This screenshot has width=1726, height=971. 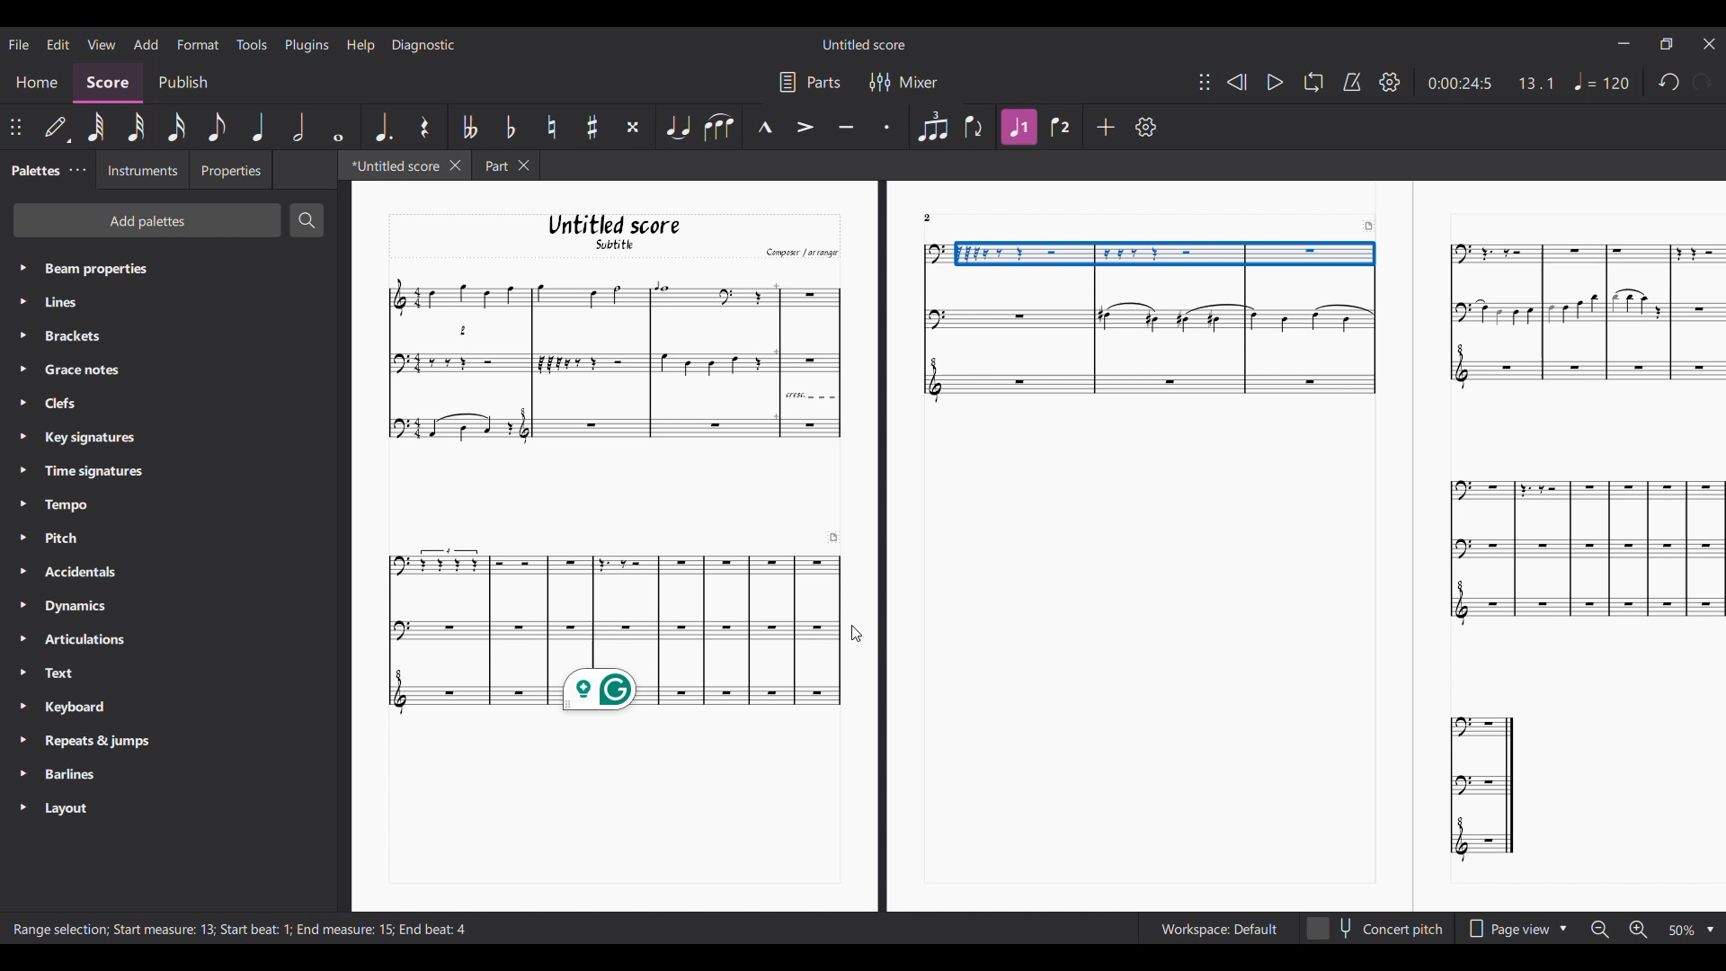 I want to click on Graph, so click(x=611, y=357).